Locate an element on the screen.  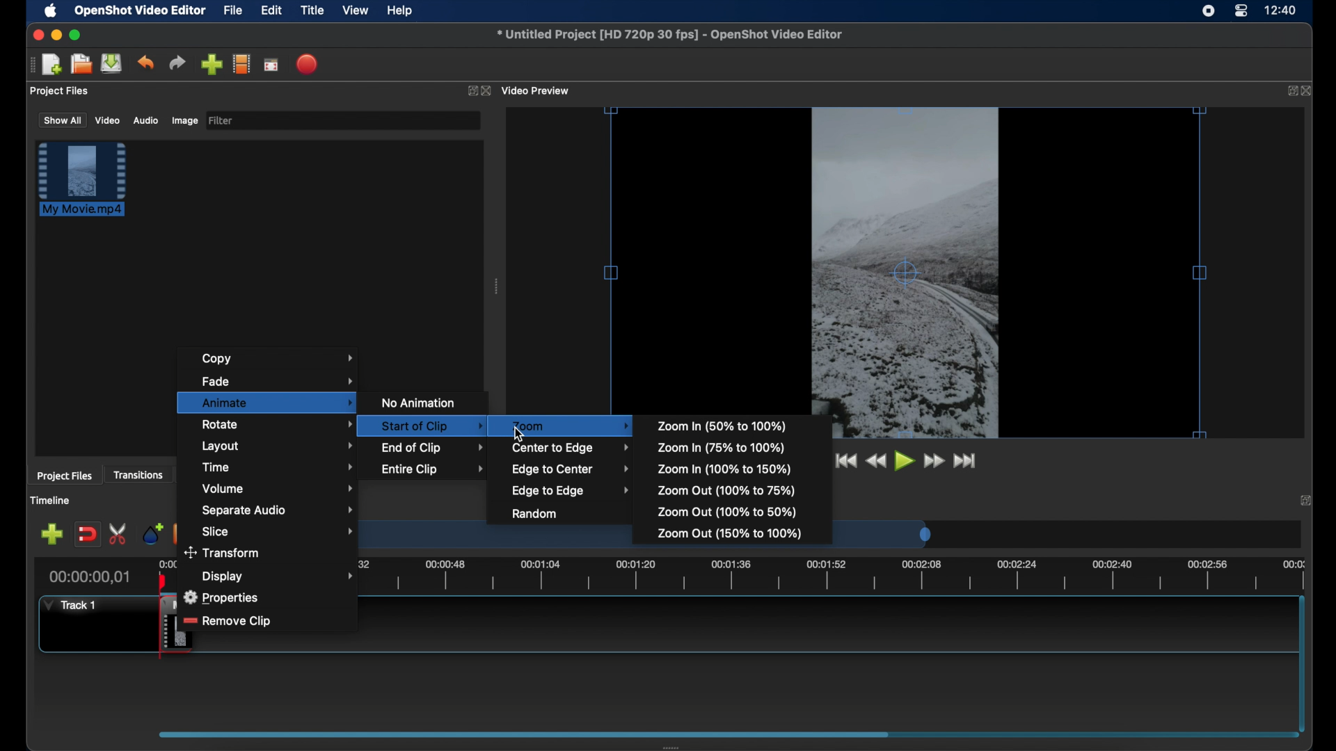
zoom out is located at coordinates (730, 534).